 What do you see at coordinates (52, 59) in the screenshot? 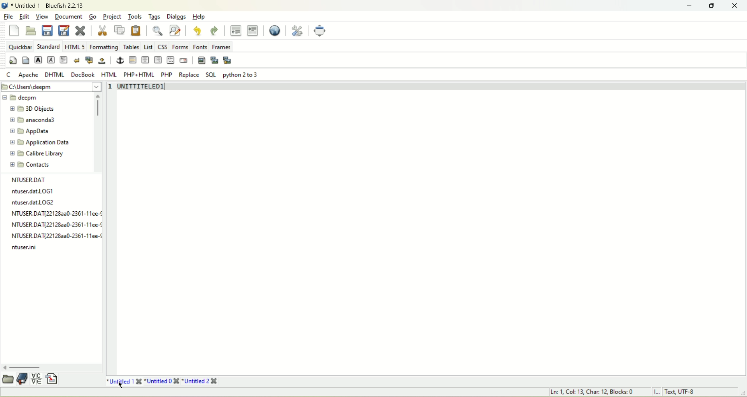
I see `emphasized` at bounding box center [52, 59].